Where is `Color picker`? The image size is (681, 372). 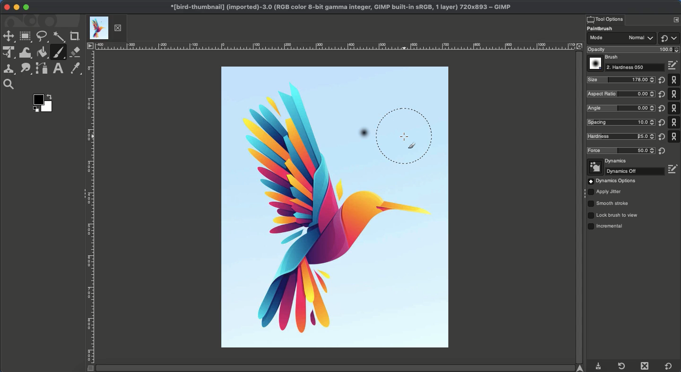 Color picker is located at coordinates (74, 68).